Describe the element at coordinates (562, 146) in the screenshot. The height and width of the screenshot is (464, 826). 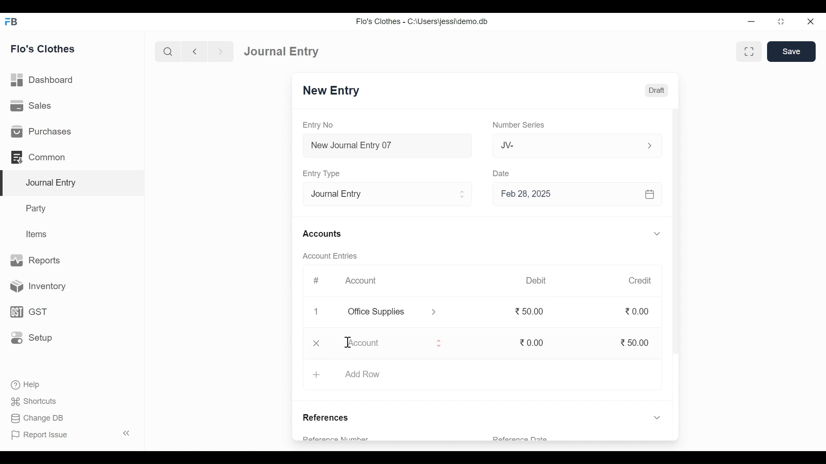
I see `JV-` at that location.